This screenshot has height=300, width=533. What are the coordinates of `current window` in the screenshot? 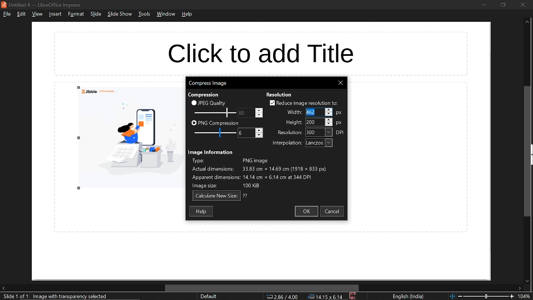 It's located at (43, 5).